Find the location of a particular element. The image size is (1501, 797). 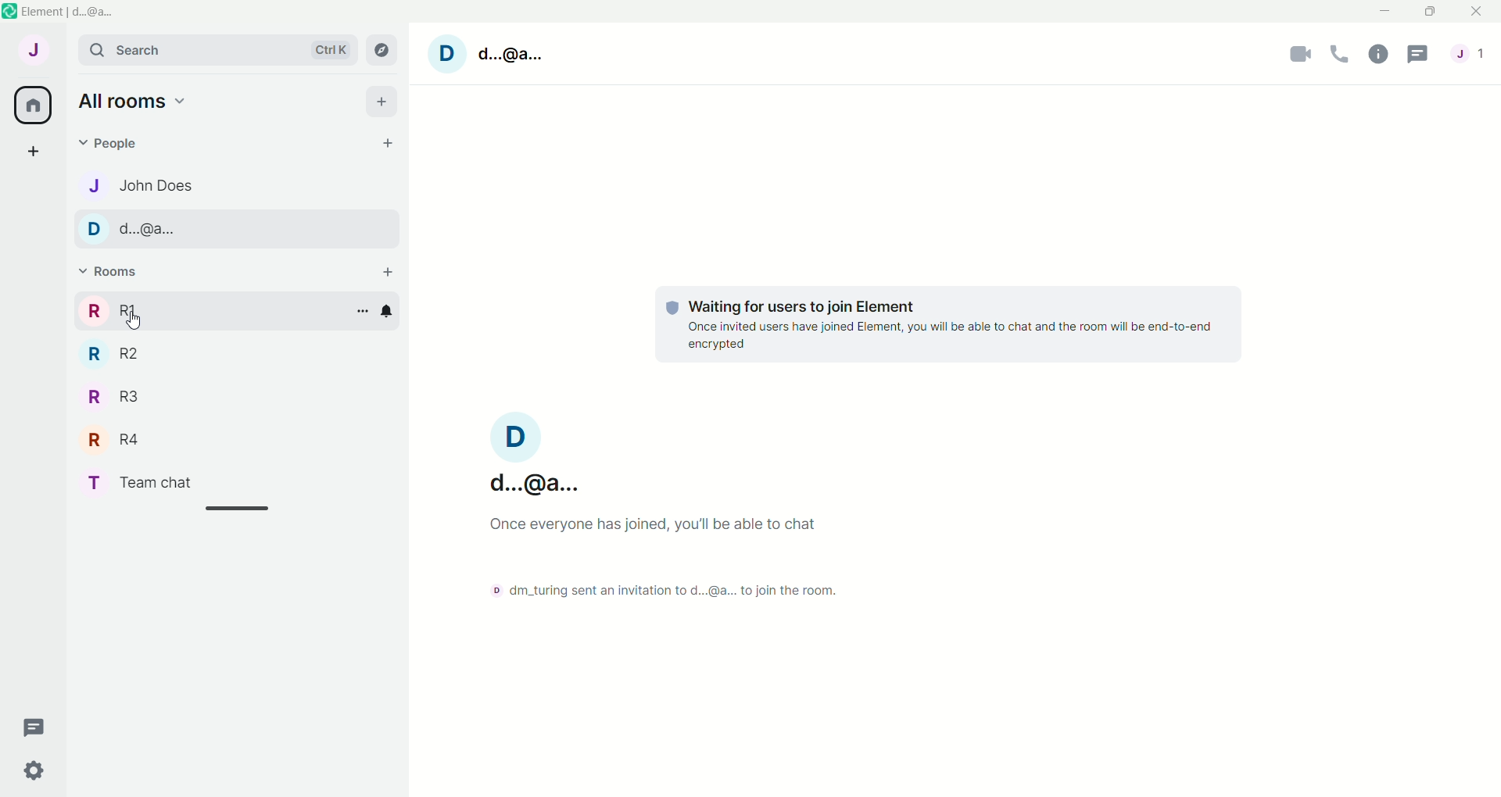

room info is located at coordinates (1377, 55).